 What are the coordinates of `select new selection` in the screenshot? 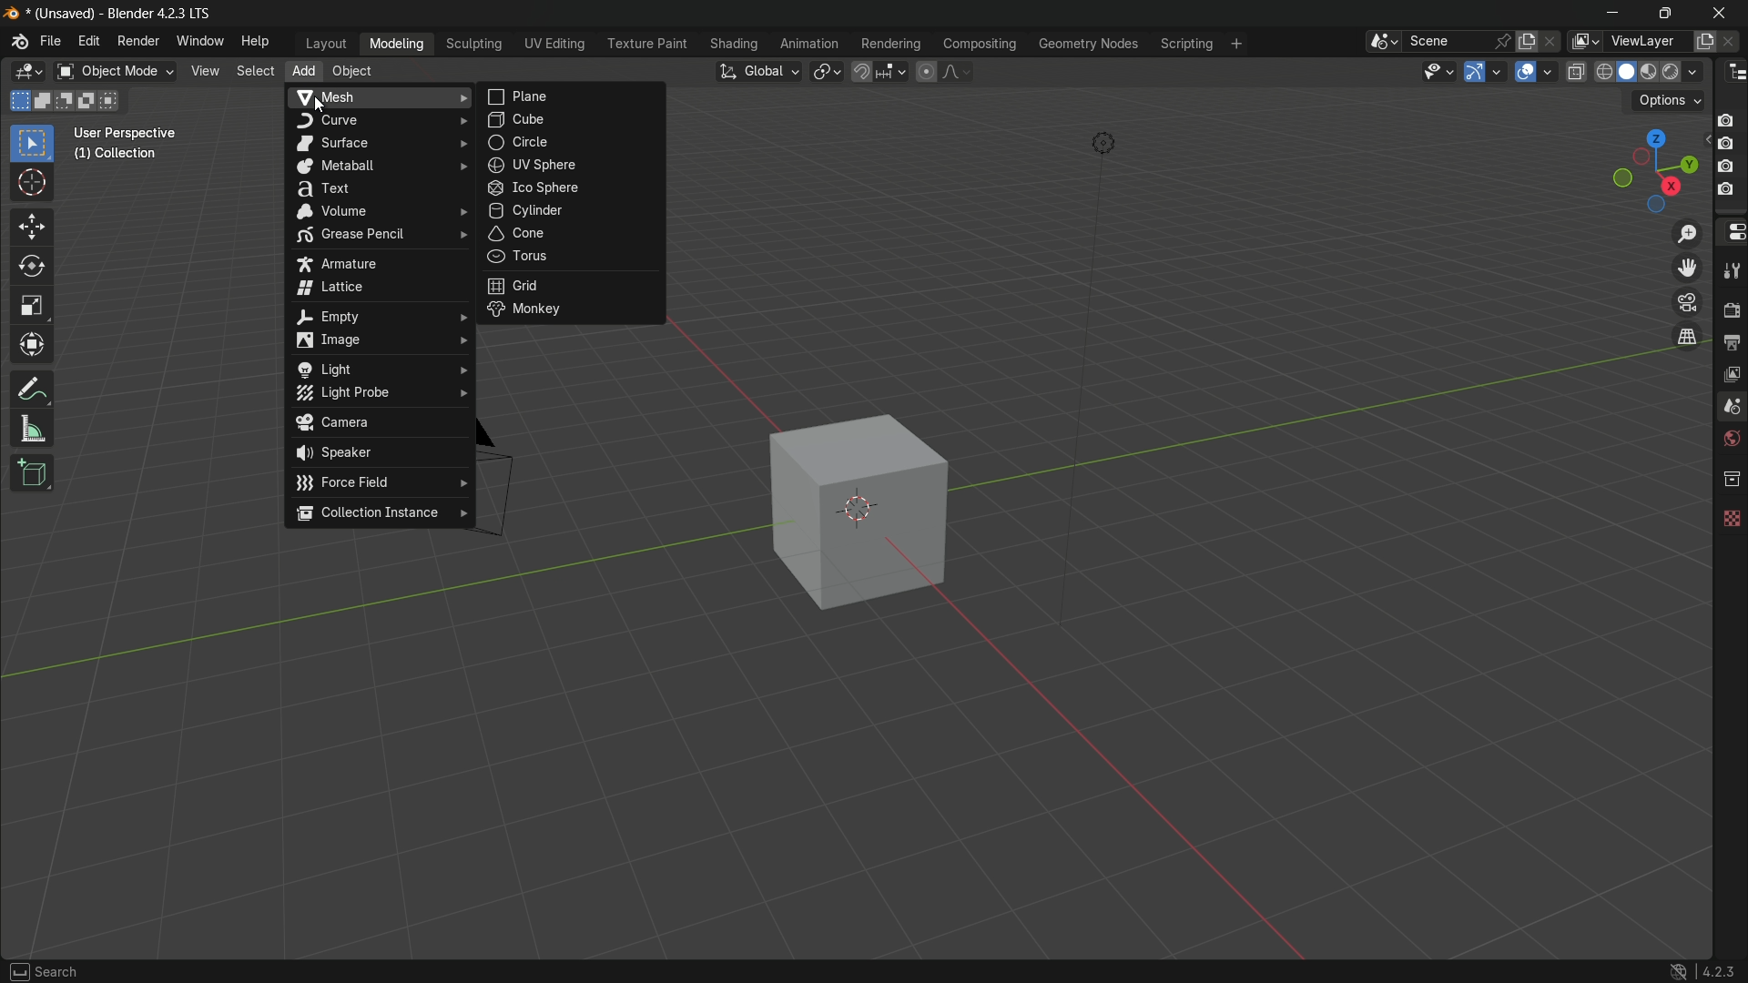 It's located at (19, 99).